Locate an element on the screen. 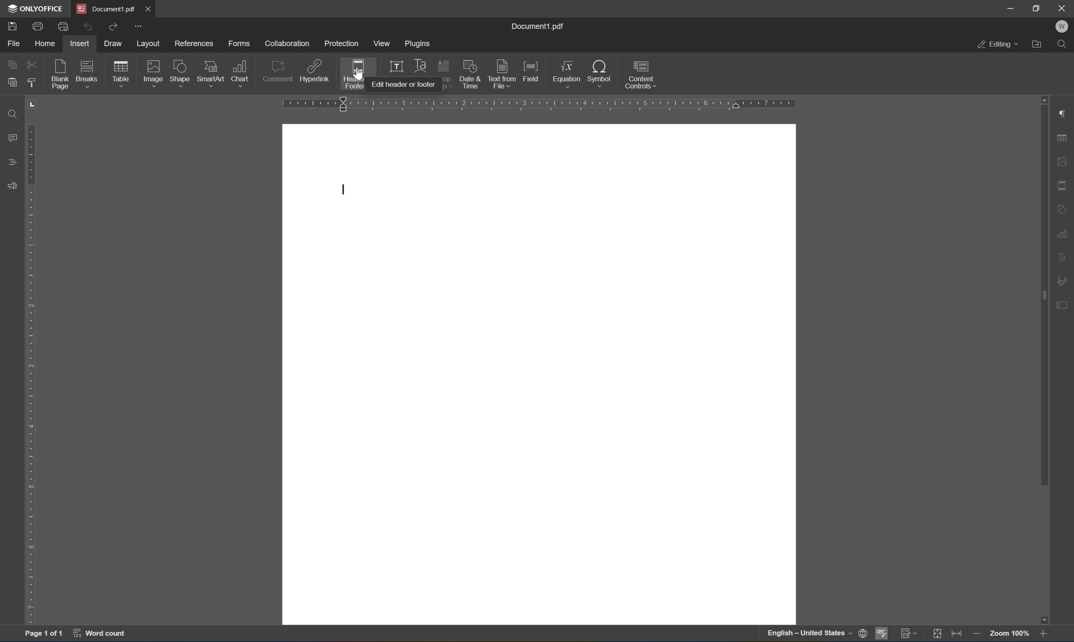  minimize is located at coordinates (1010, 7).